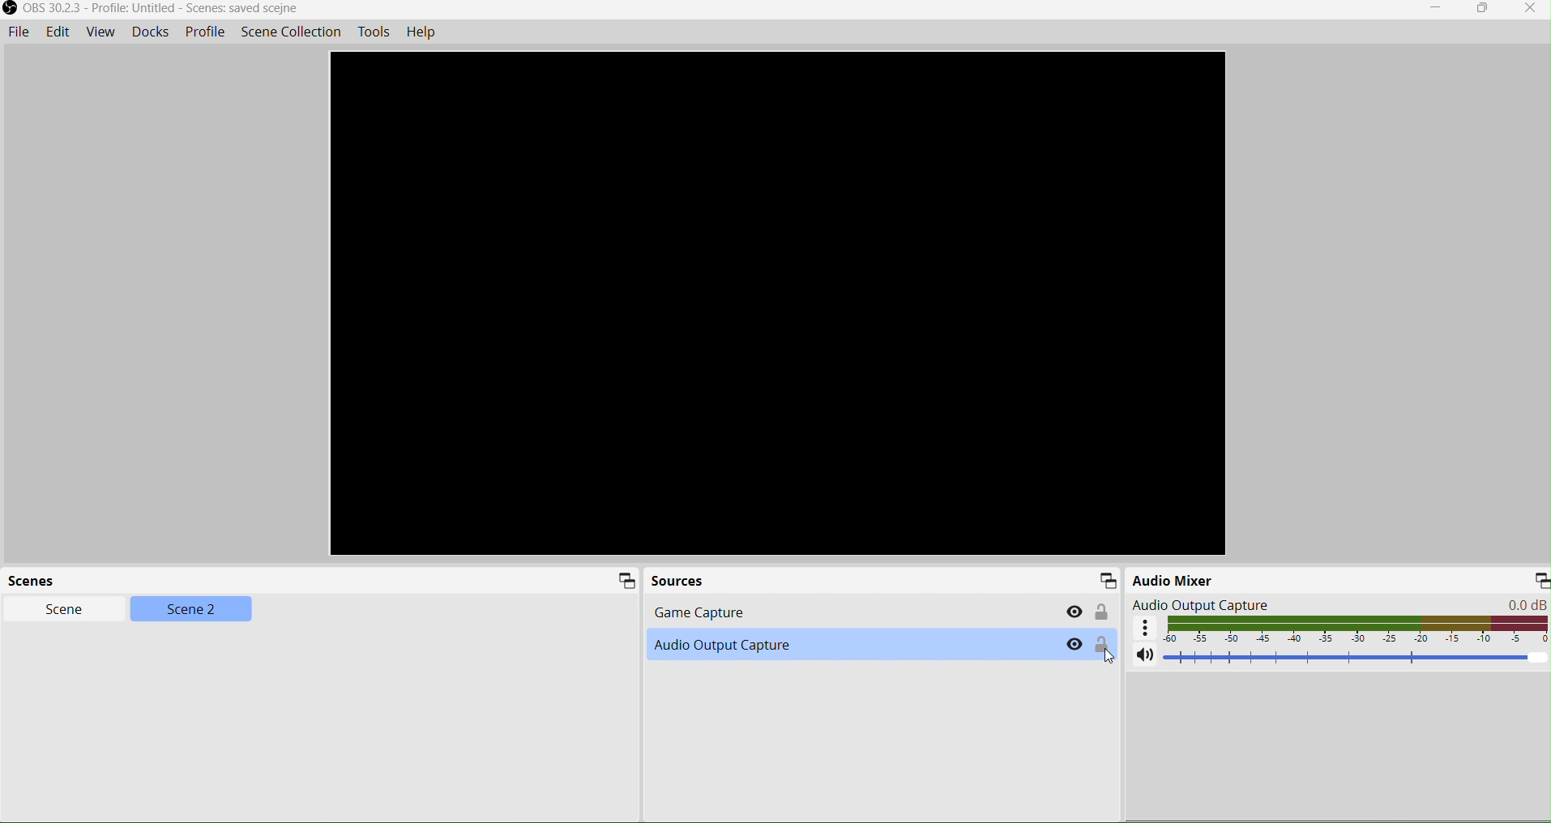  Describe the element at coordinates (1541, 584) in the screenshot. I see `Minimize` at that location.